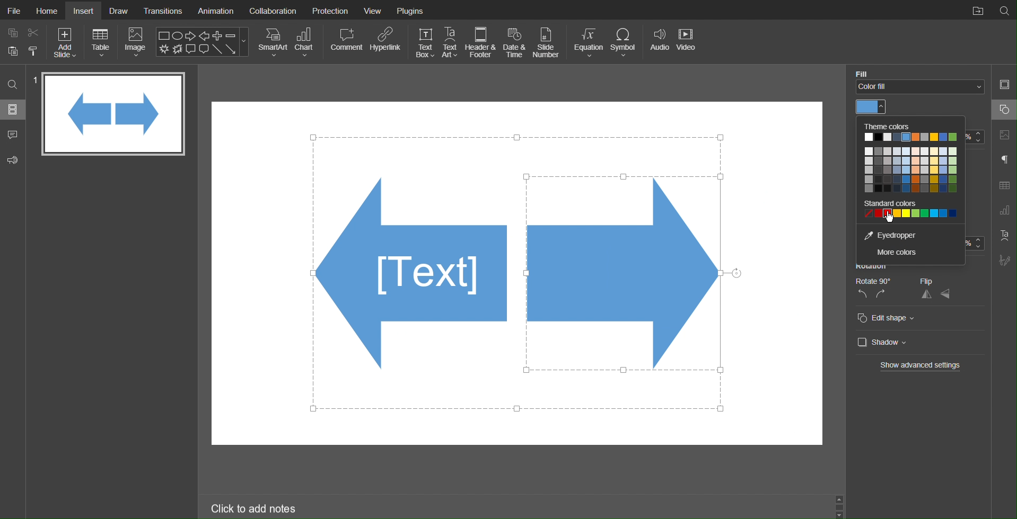 The height and width of the screenshot is (519, 1017). What do you see at coordinates (136, 42) in the screenshot?
I see `Image` at bounding box center [136, 42].